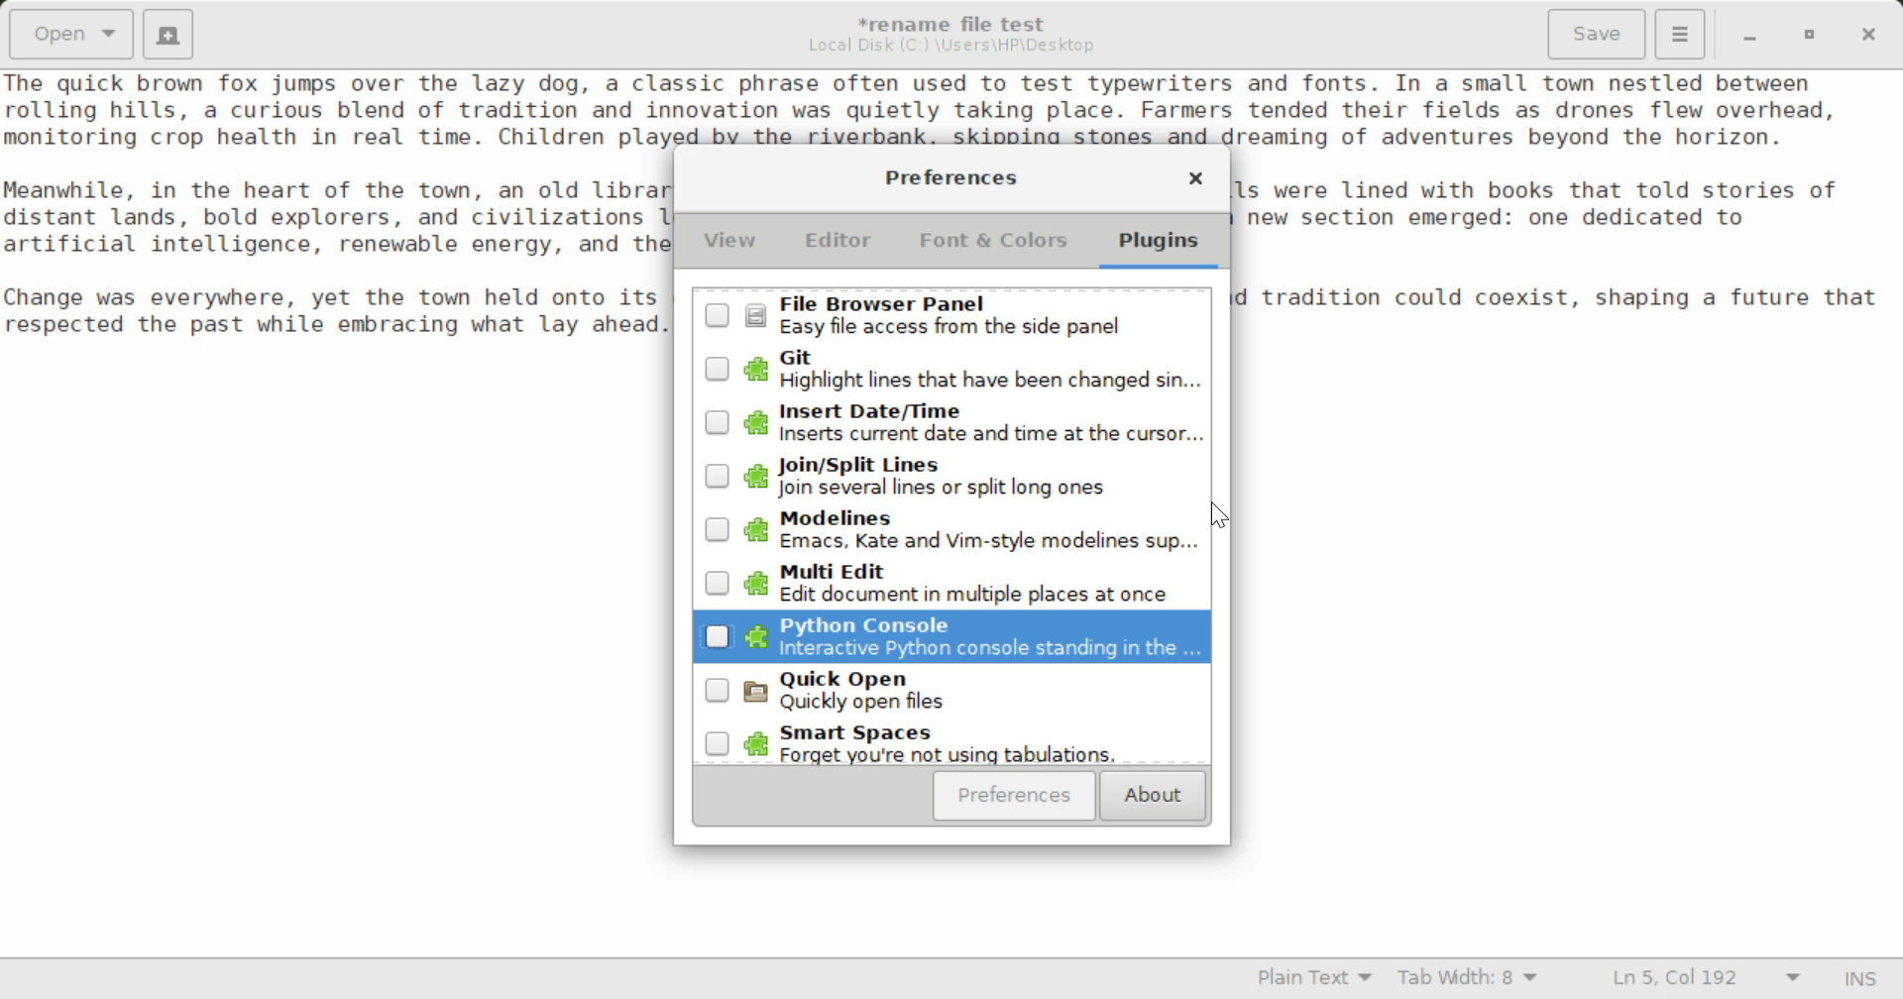 Image resolution: width=1903 pixels, height=999 pixels. Describe the element at coordinates (951, 46) in the screenshot. I see `File Location` at that location.